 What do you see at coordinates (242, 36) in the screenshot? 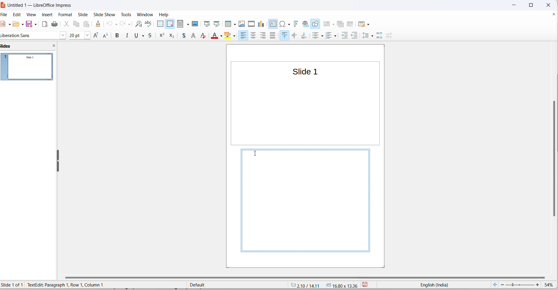
I see `arrange ` at bounding box center [242, 36].